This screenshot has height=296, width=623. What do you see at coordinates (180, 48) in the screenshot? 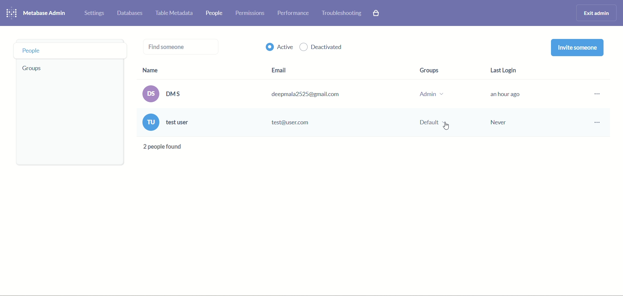
I see `find someone` at bounding box center [180, 48].